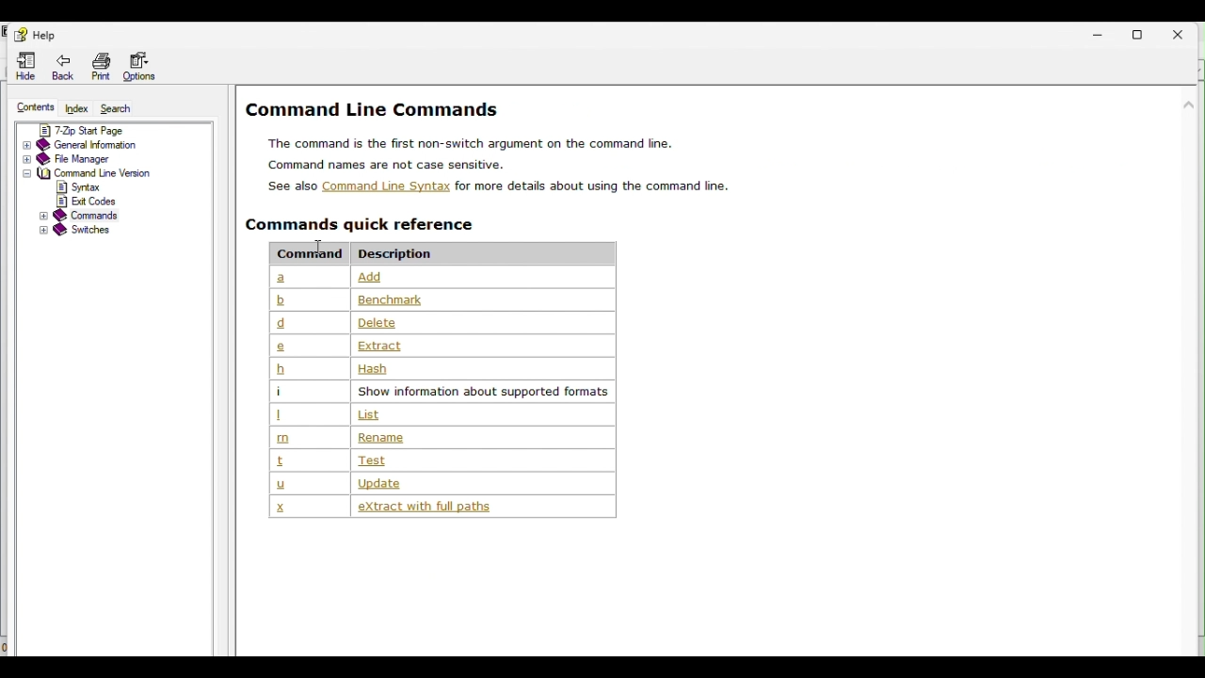 This screenshot has width=1205, height=678. Describe the element at coordinates (284, 439) in the screenshot. I see `m` at that location.